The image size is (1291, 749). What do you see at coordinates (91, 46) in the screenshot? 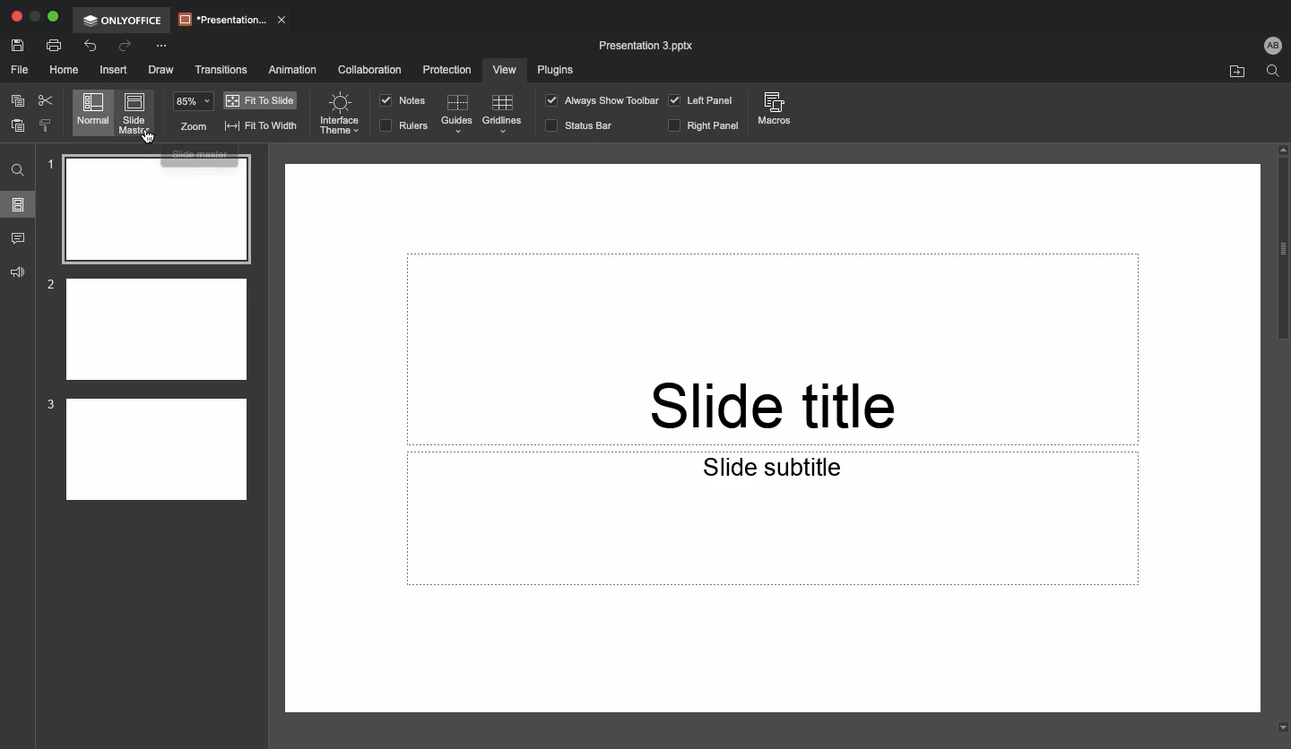
I see `Undo` at bounding box center [91, 46].